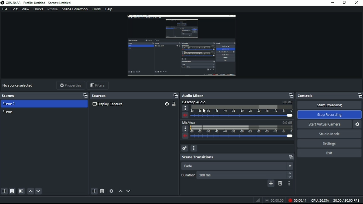 This screenshot has height=204, width=363. I want to click on Filters, so click(98, 85).